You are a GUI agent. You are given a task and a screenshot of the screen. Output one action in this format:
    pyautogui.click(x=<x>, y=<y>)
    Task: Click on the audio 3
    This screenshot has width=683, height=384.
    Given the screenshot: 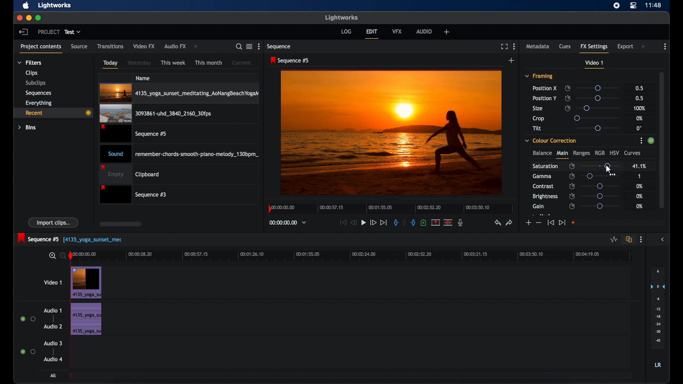 What is the action you would take?
    pyautogui.click(x=53, y=343)
    